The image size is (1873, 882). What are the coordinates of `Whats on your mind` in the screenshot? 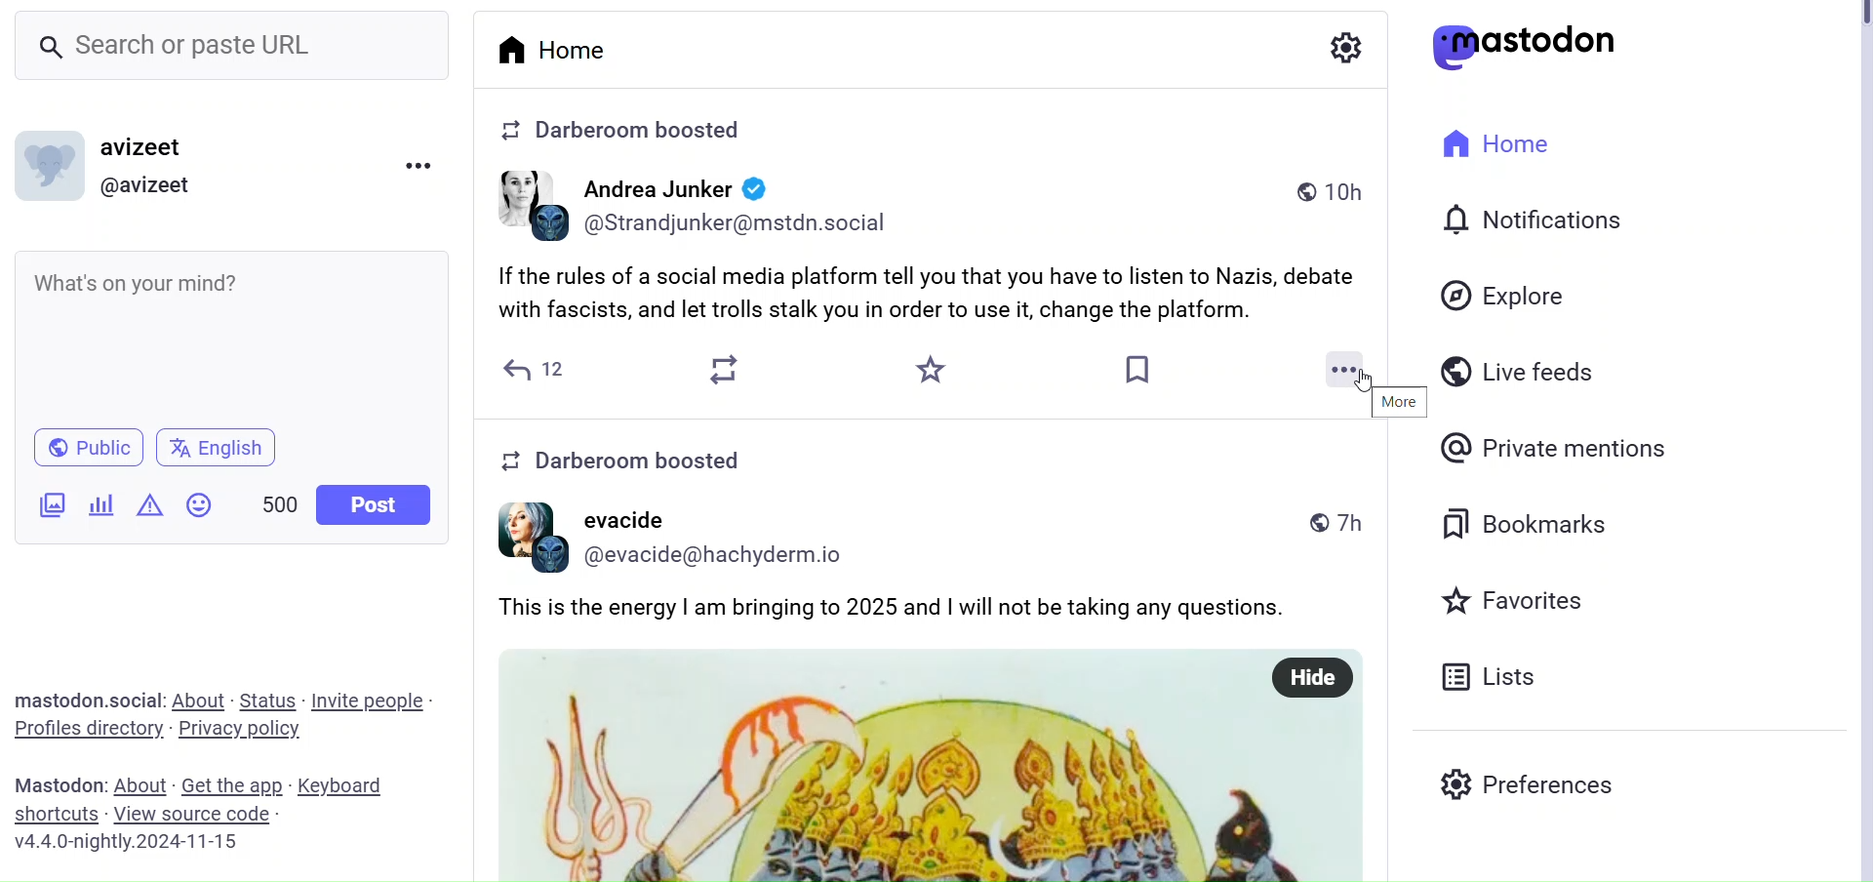 It's located at (229, 331).